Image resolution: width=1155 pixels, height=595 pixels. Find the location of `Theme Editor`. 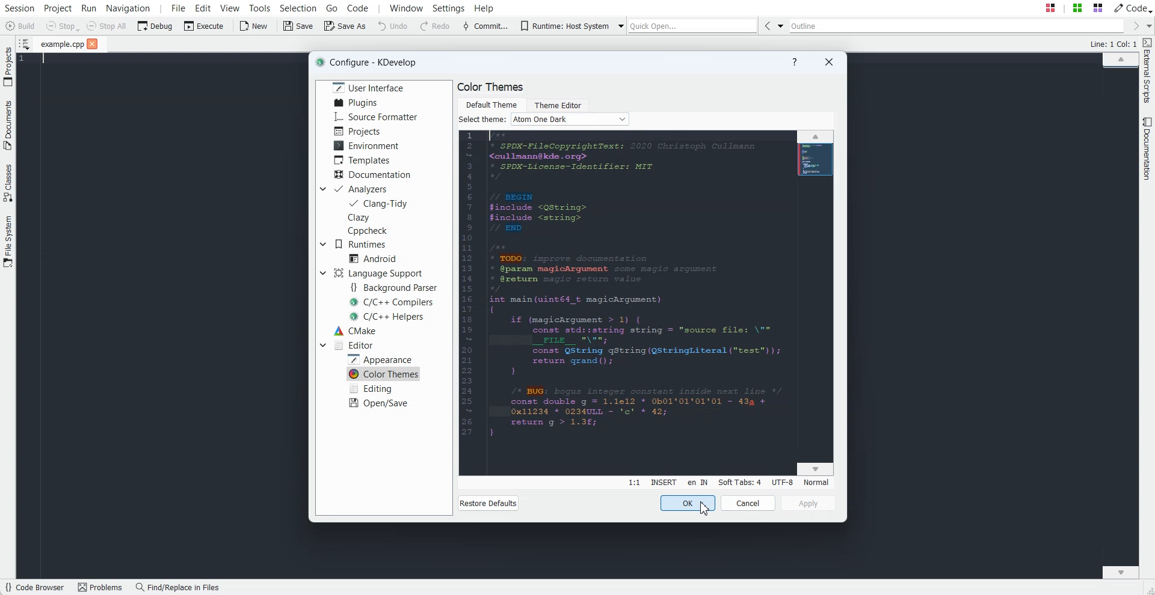

Theme Editor is located at coordinates (557, 103).